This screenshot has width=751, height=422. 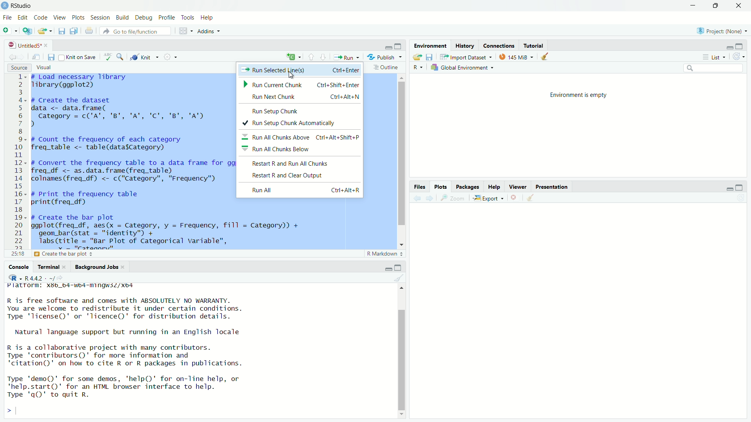 I want to click on minimize, so click(x=729, y=190).